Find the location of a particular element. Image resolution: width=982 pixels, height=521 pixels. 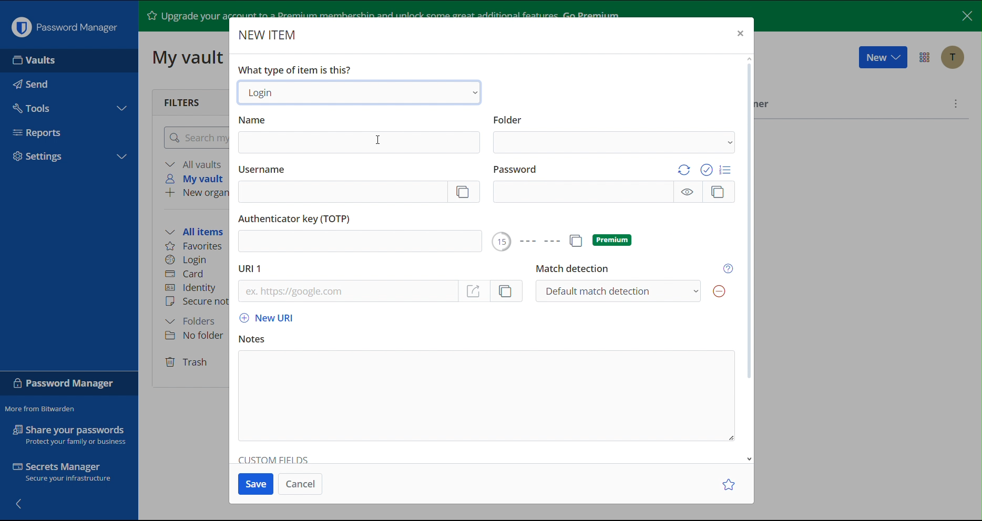

Close is located at coordinates (742, 35).